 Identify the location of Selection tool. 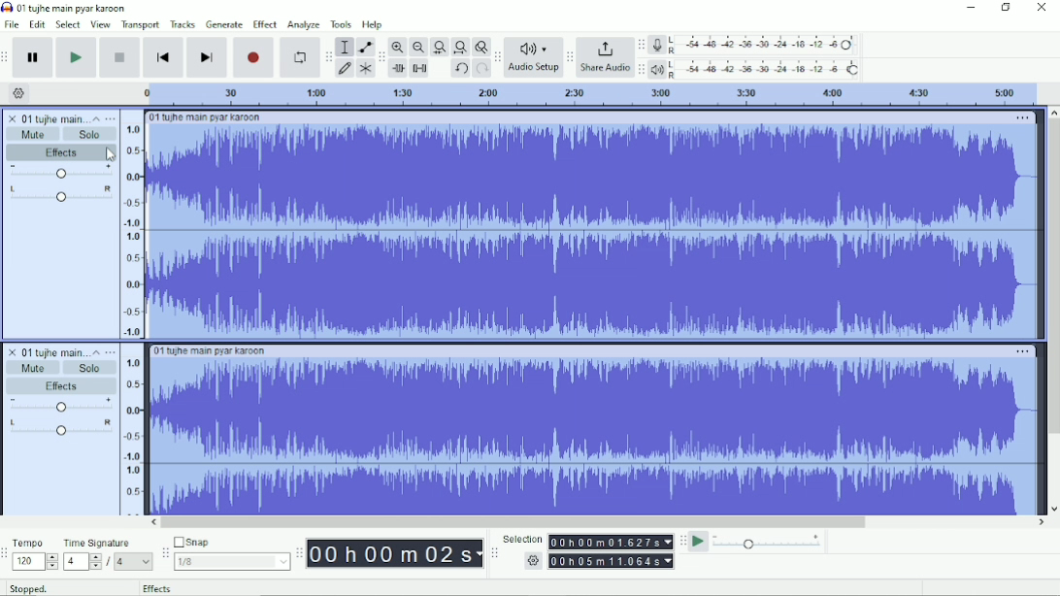
(345, 47).